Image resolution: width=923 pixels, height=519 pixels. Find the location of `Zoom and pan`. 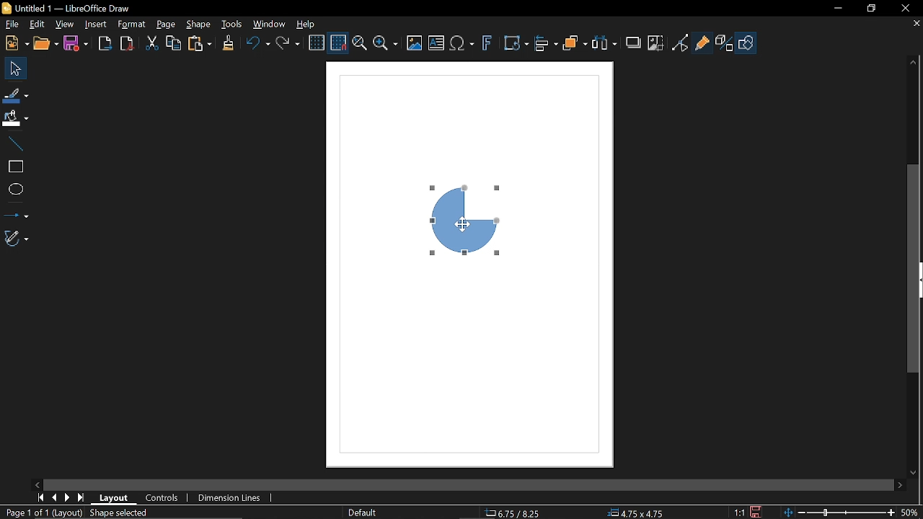

Zoom and pan is located at coordinates (359, 45).